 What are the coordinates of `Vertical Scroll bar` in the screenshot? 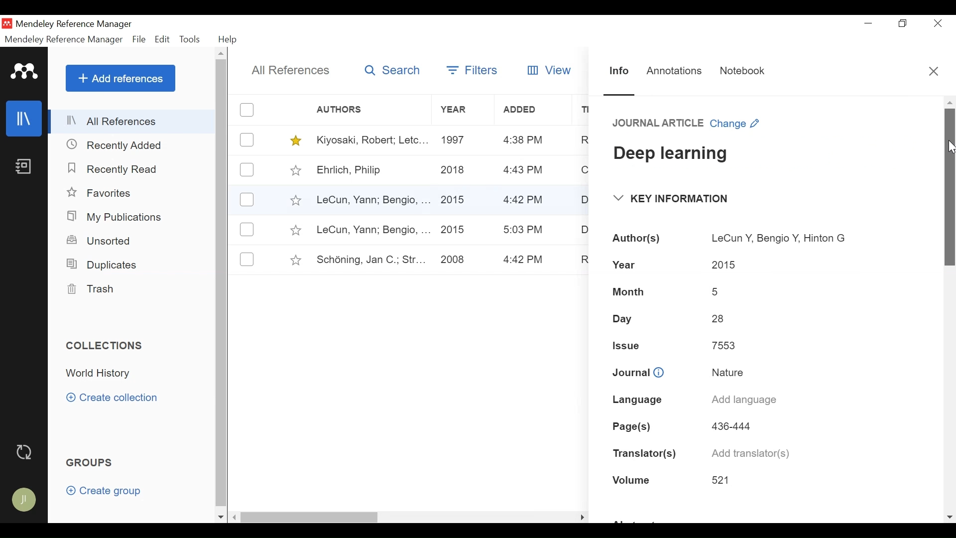 It's located at (223, 285).